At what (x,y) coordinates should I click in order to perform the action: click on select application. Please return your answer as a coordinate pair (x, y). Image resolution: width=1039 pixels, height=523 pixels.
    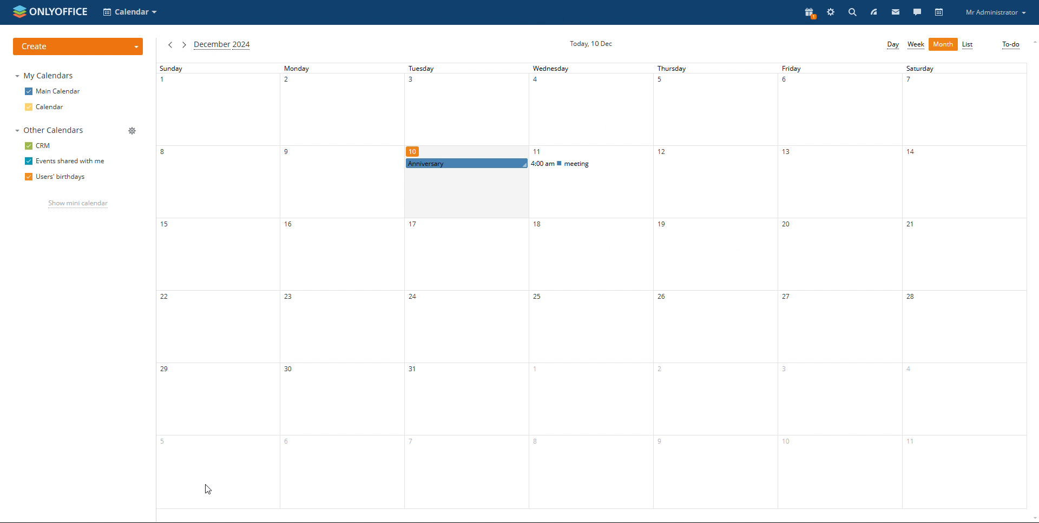
    Looking at the image, I should click on (131, 12).